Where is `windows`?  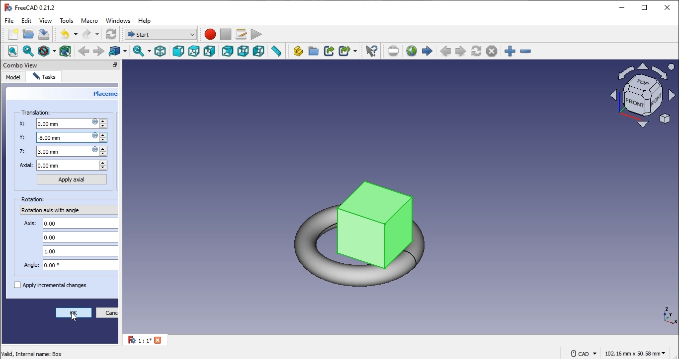 windows is located at coordinates (119, 21).